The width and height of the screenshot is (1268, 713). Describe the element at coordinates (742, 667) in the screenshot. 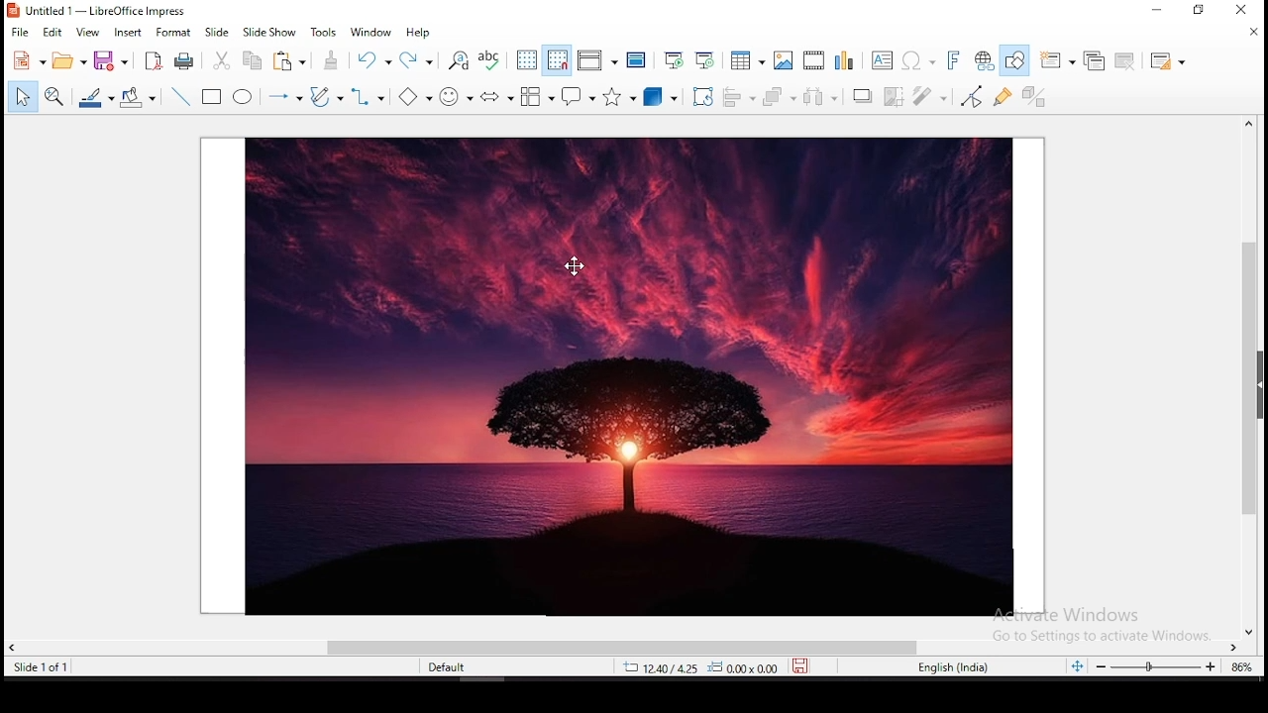

I see `0.00x0.00` at that location.